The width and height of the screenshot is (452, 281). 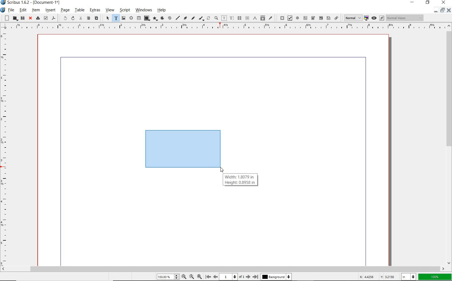 What do you see at coordinates (276, 277) in the screenshot?
I see `Background` at bounding box center [276, 277].